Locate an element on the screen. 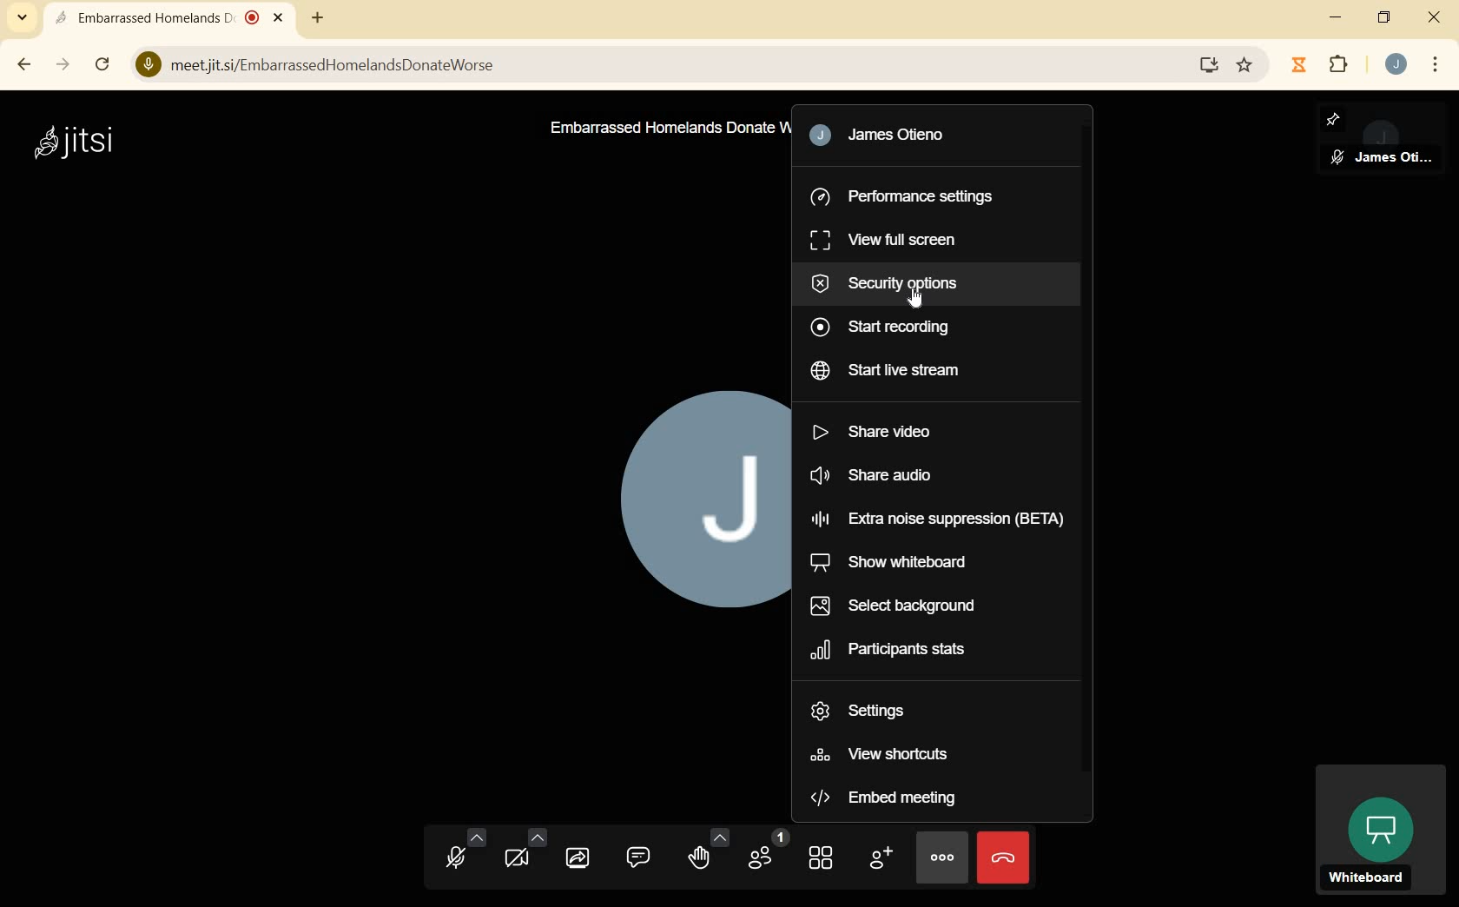 This screenshot has width=1459, height=907. Embarrassed Homelands Donate is located at coordinates (659, 129).